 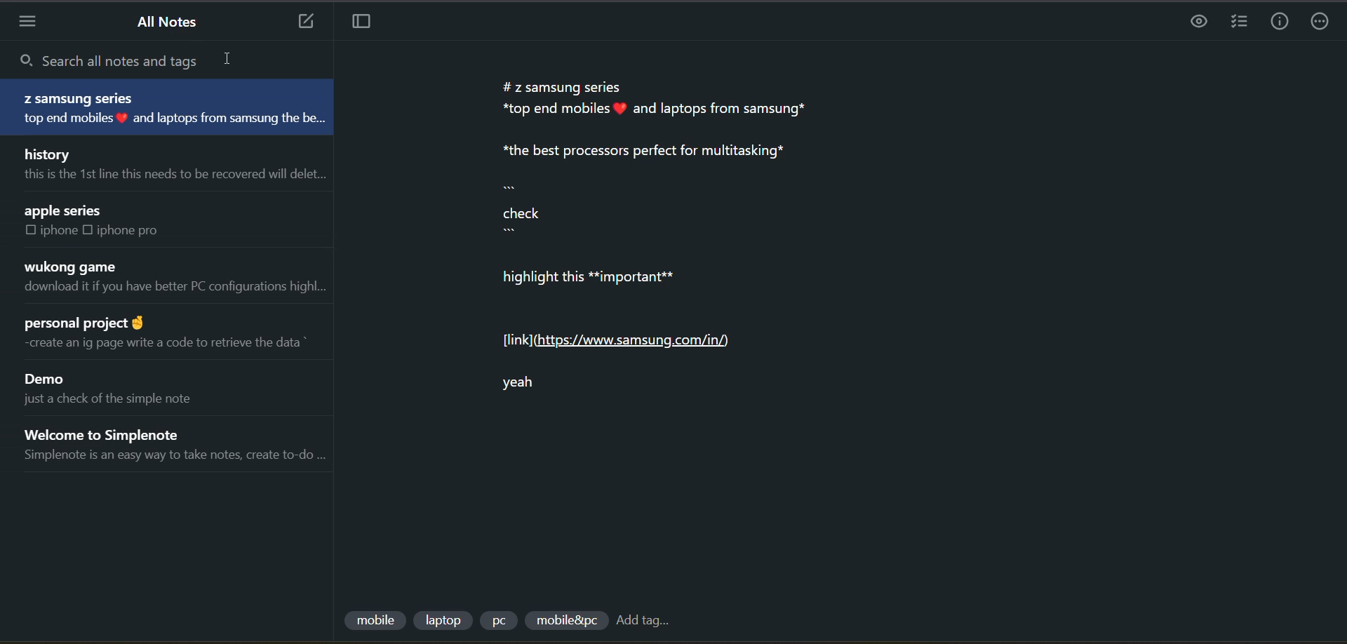 What do you see at coordinates (88, 229) in the screenshot?
I see `checkbox` at bounding box center [88, 229].